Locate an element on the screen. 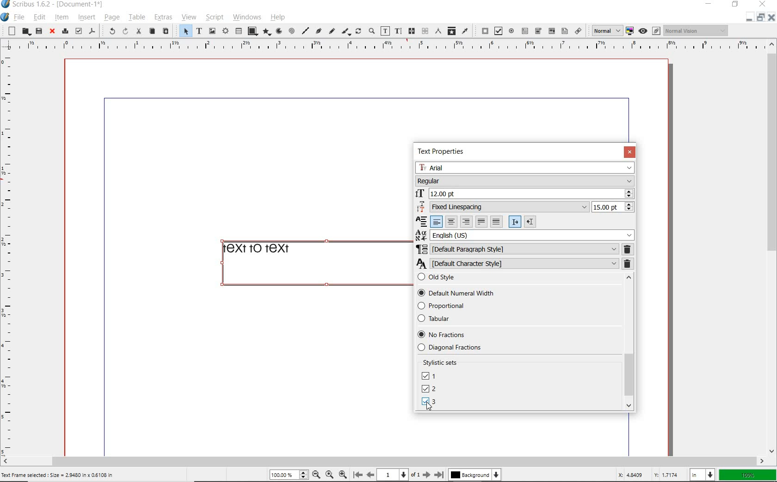  Left align is located at coordinates (437, 222).